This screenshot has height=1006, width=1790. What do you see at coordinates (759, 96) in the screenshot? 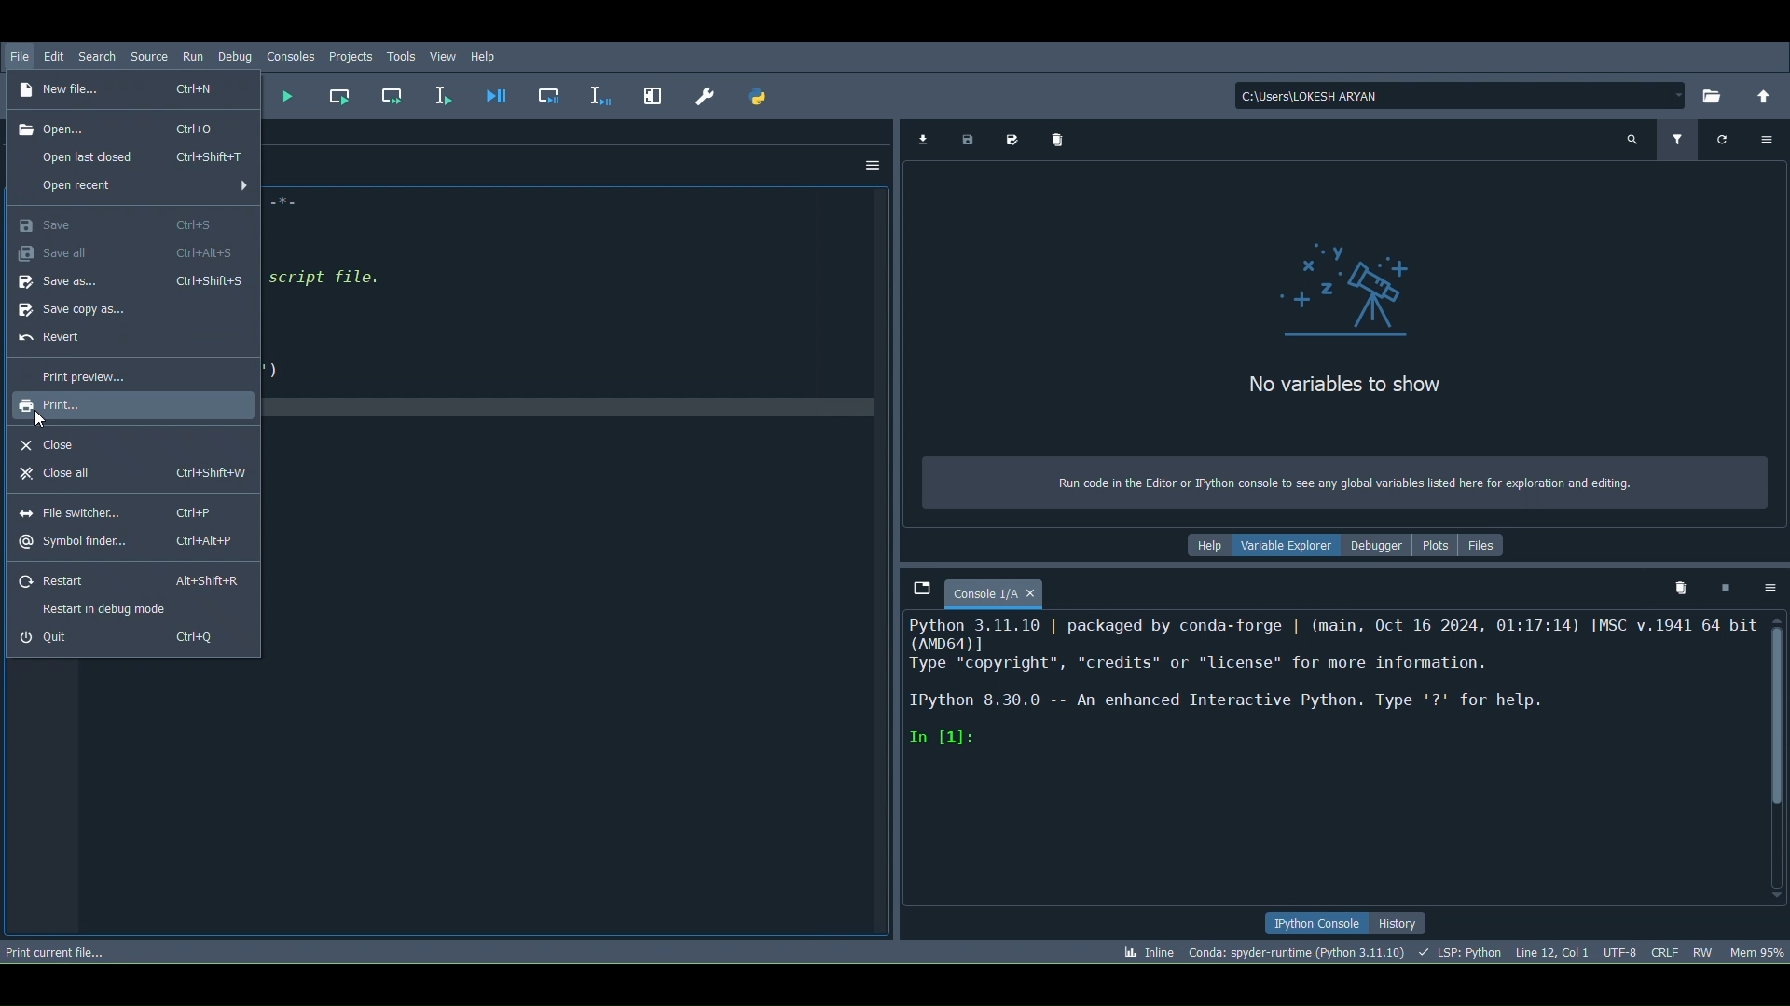
I see `PYTHONPATH manager` at bounding box center [759, 96].